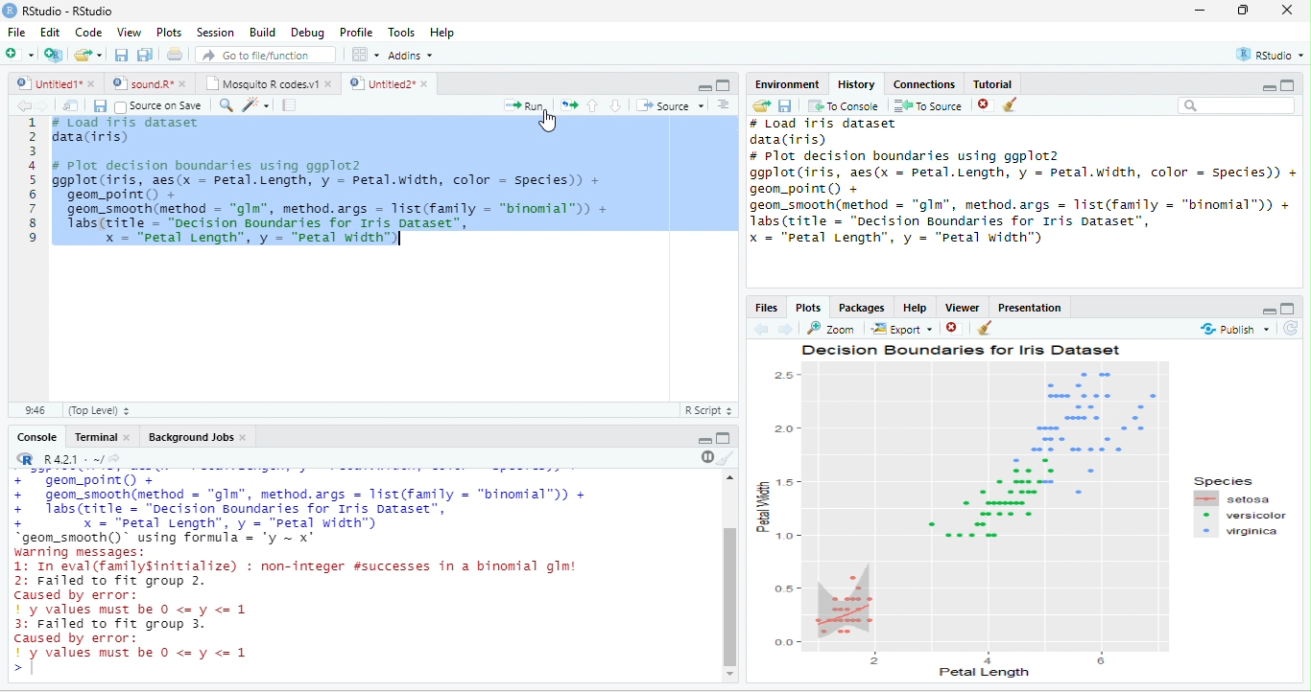  I want to click on clear, so click(986, 328).